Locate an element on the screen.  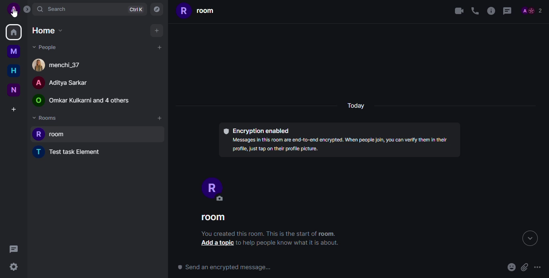
info is located at coordinates (491, 11).